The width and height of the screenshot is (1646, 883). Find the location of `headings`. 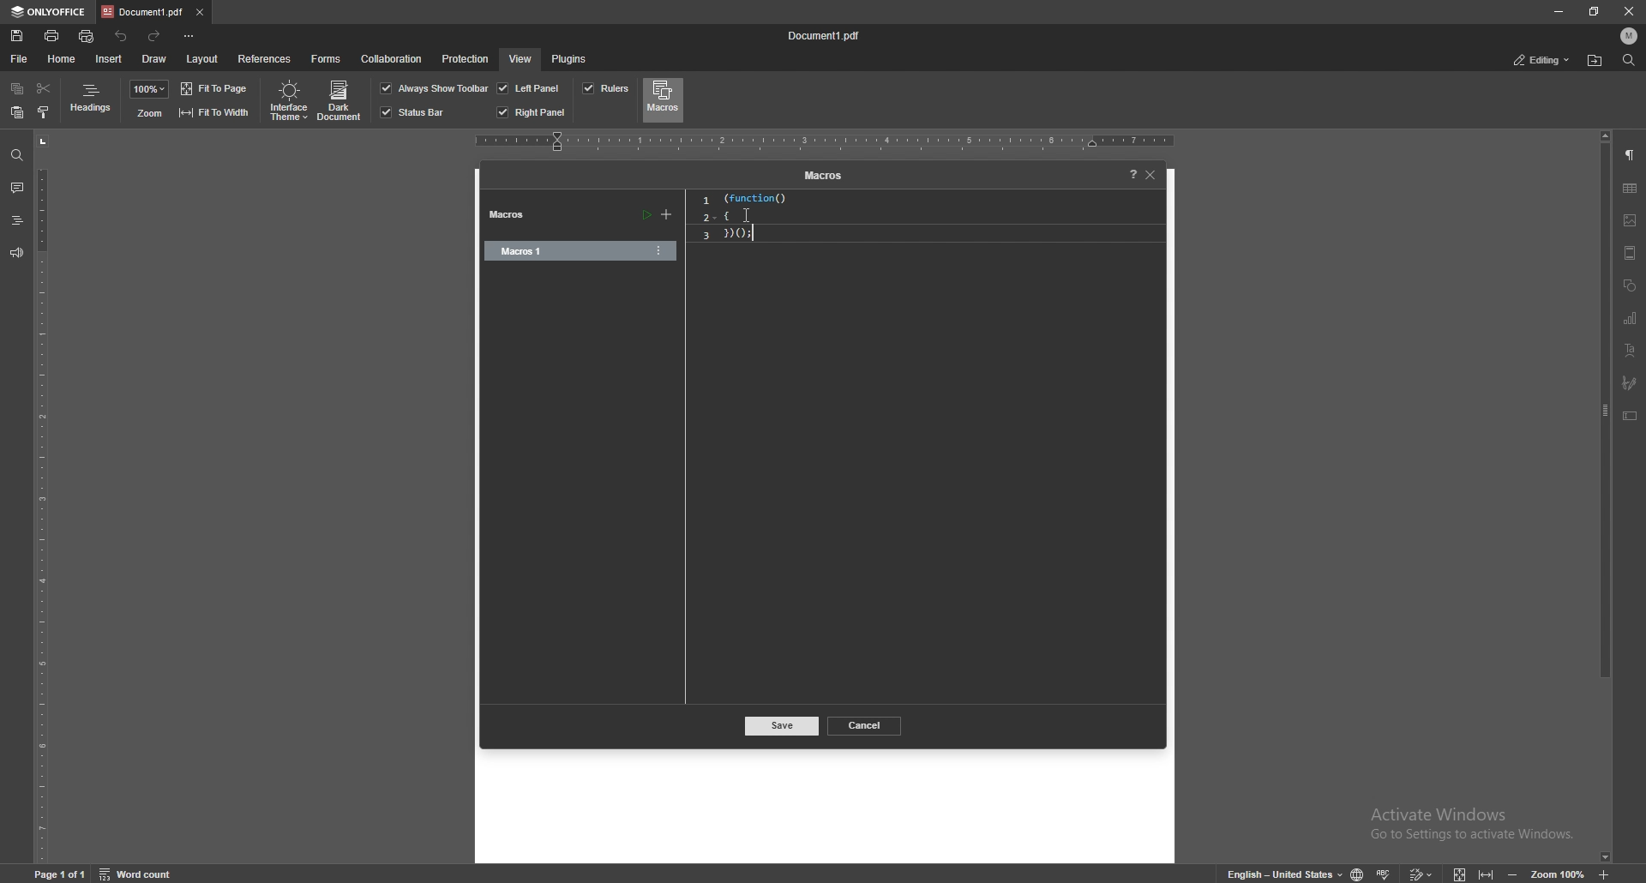

headings is located at coordinates (16, 219).